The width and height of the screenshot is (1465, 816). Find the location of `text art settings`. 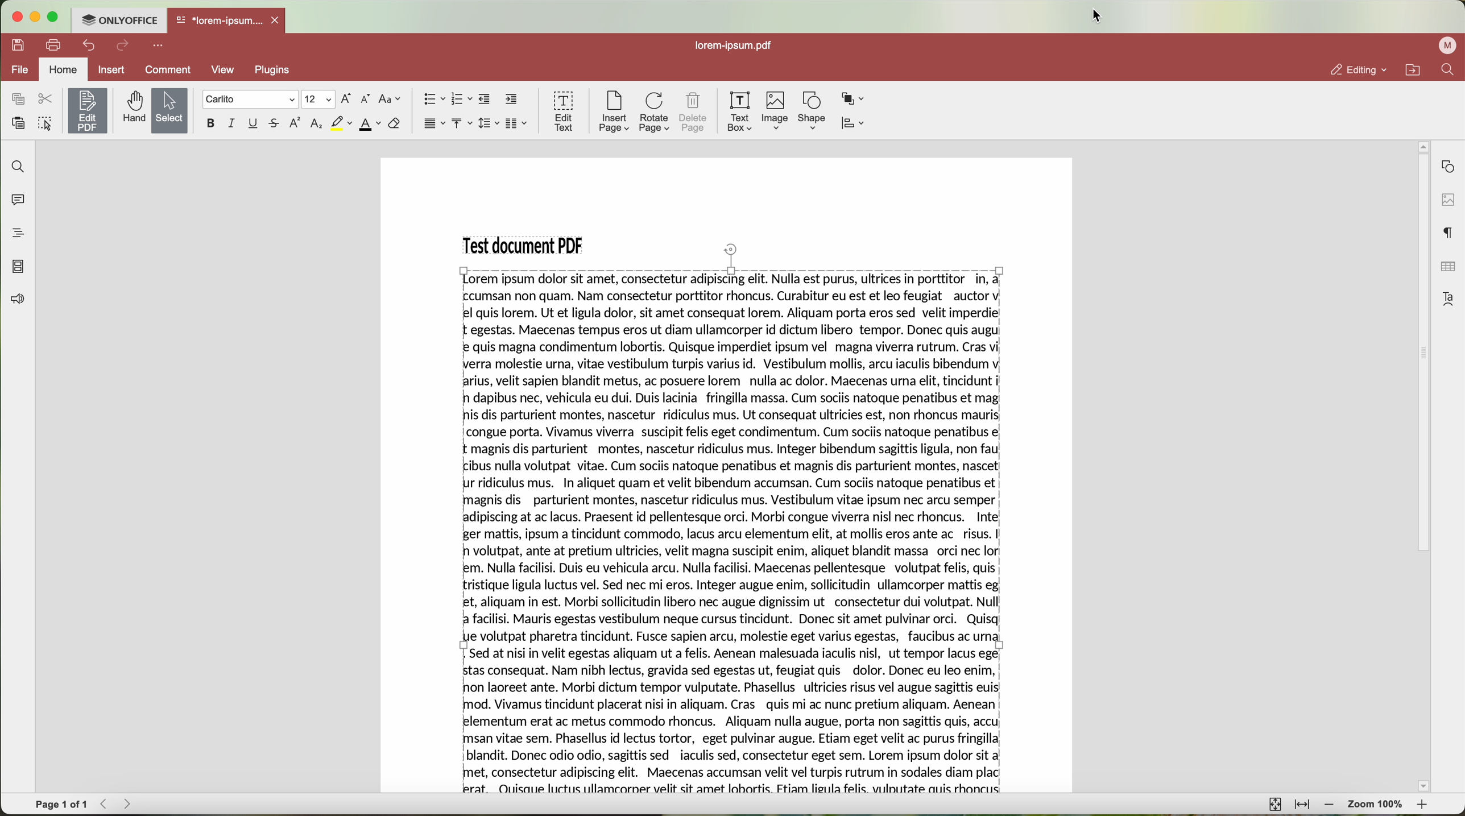

text art settings is located at coordinates (1447, 299).